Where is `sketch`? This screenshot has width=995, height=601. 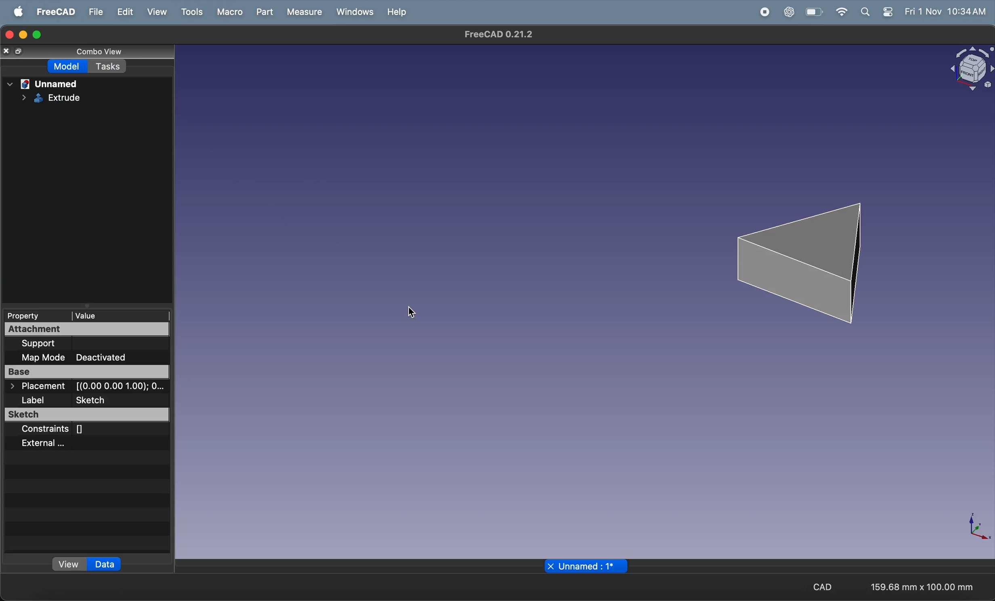 sketch is located at coordinates (50, 97).